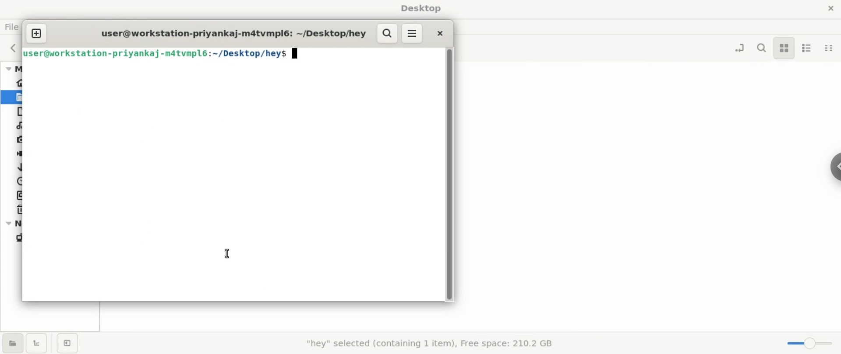 This screenshot has width=841, height=354. I want to click on compact view, so click(829, 47).